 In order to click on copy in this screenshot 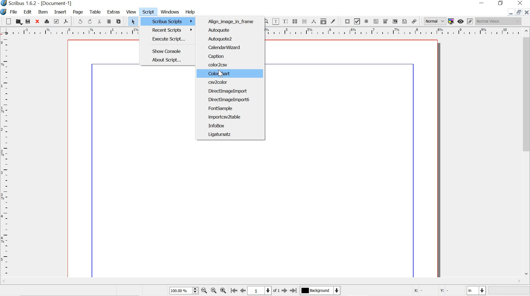, I will do `click(109, 21)`.